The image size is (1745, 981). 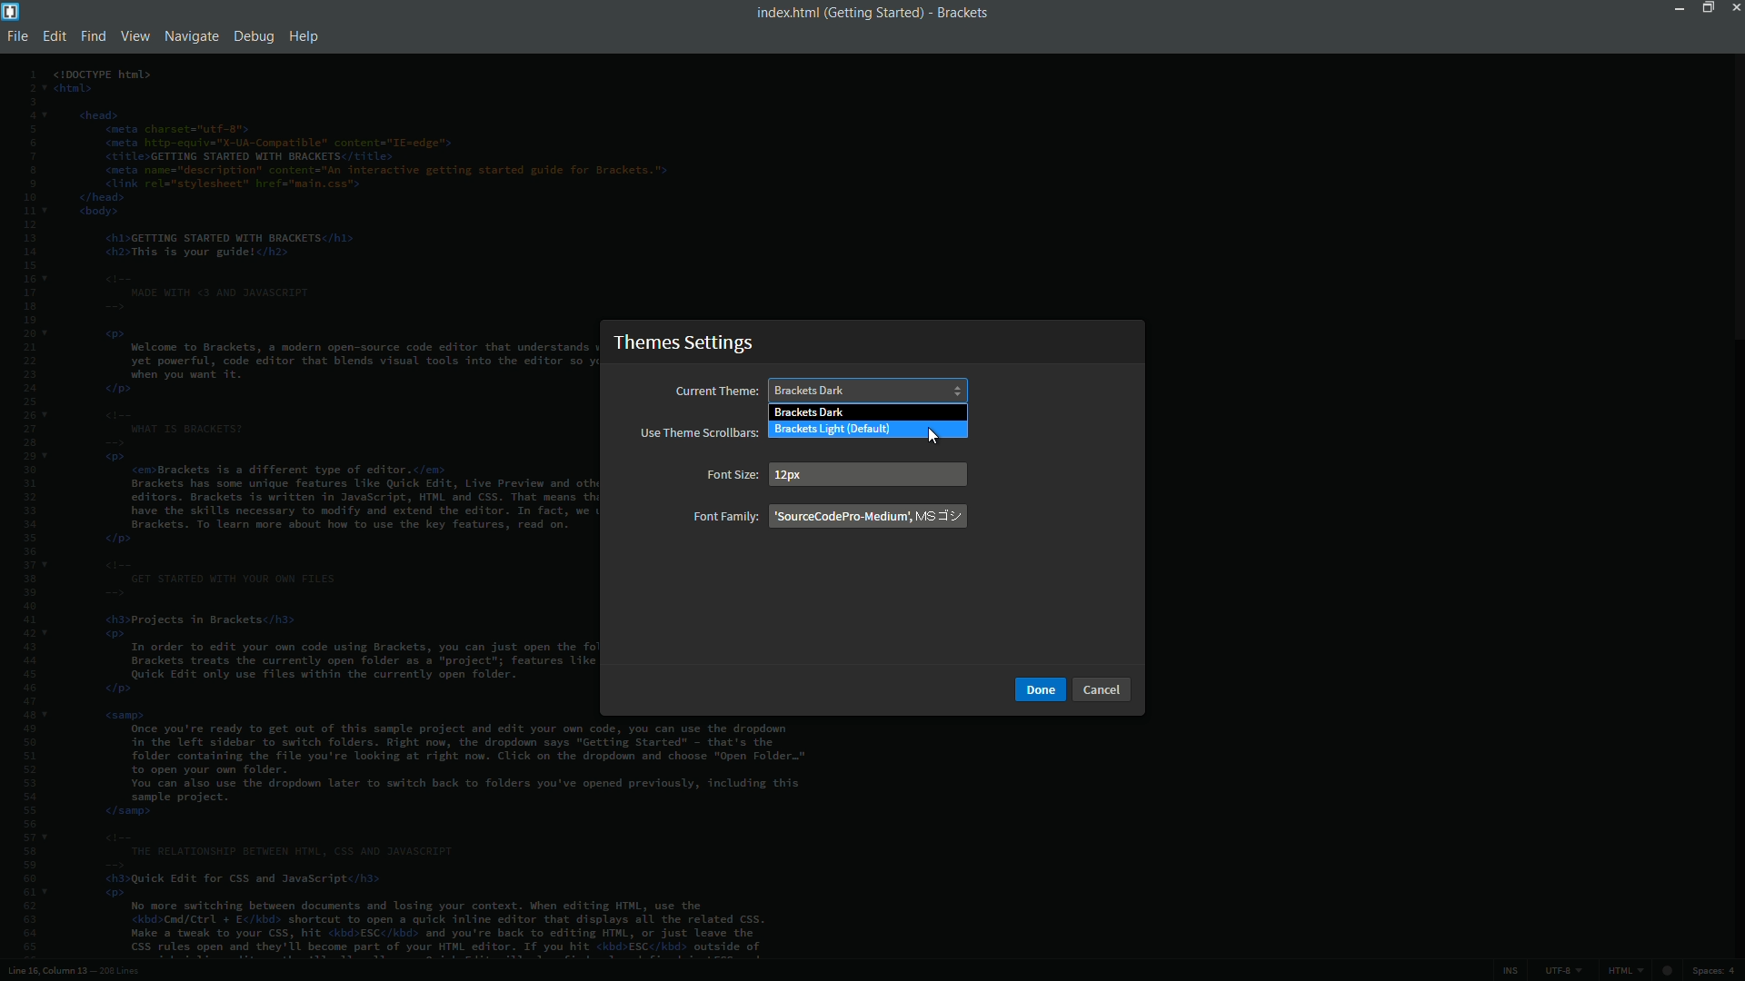 I want to click on cancel, so click(x=1102, y=689).